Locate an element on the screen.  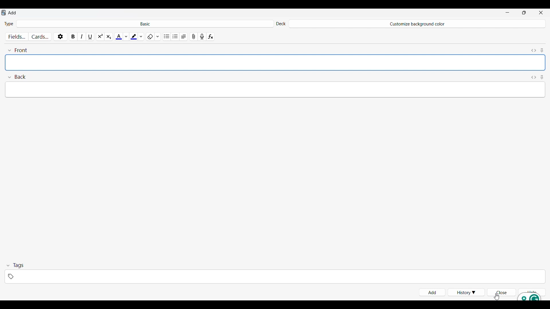
Alignment is located at coordinates (184, 36).